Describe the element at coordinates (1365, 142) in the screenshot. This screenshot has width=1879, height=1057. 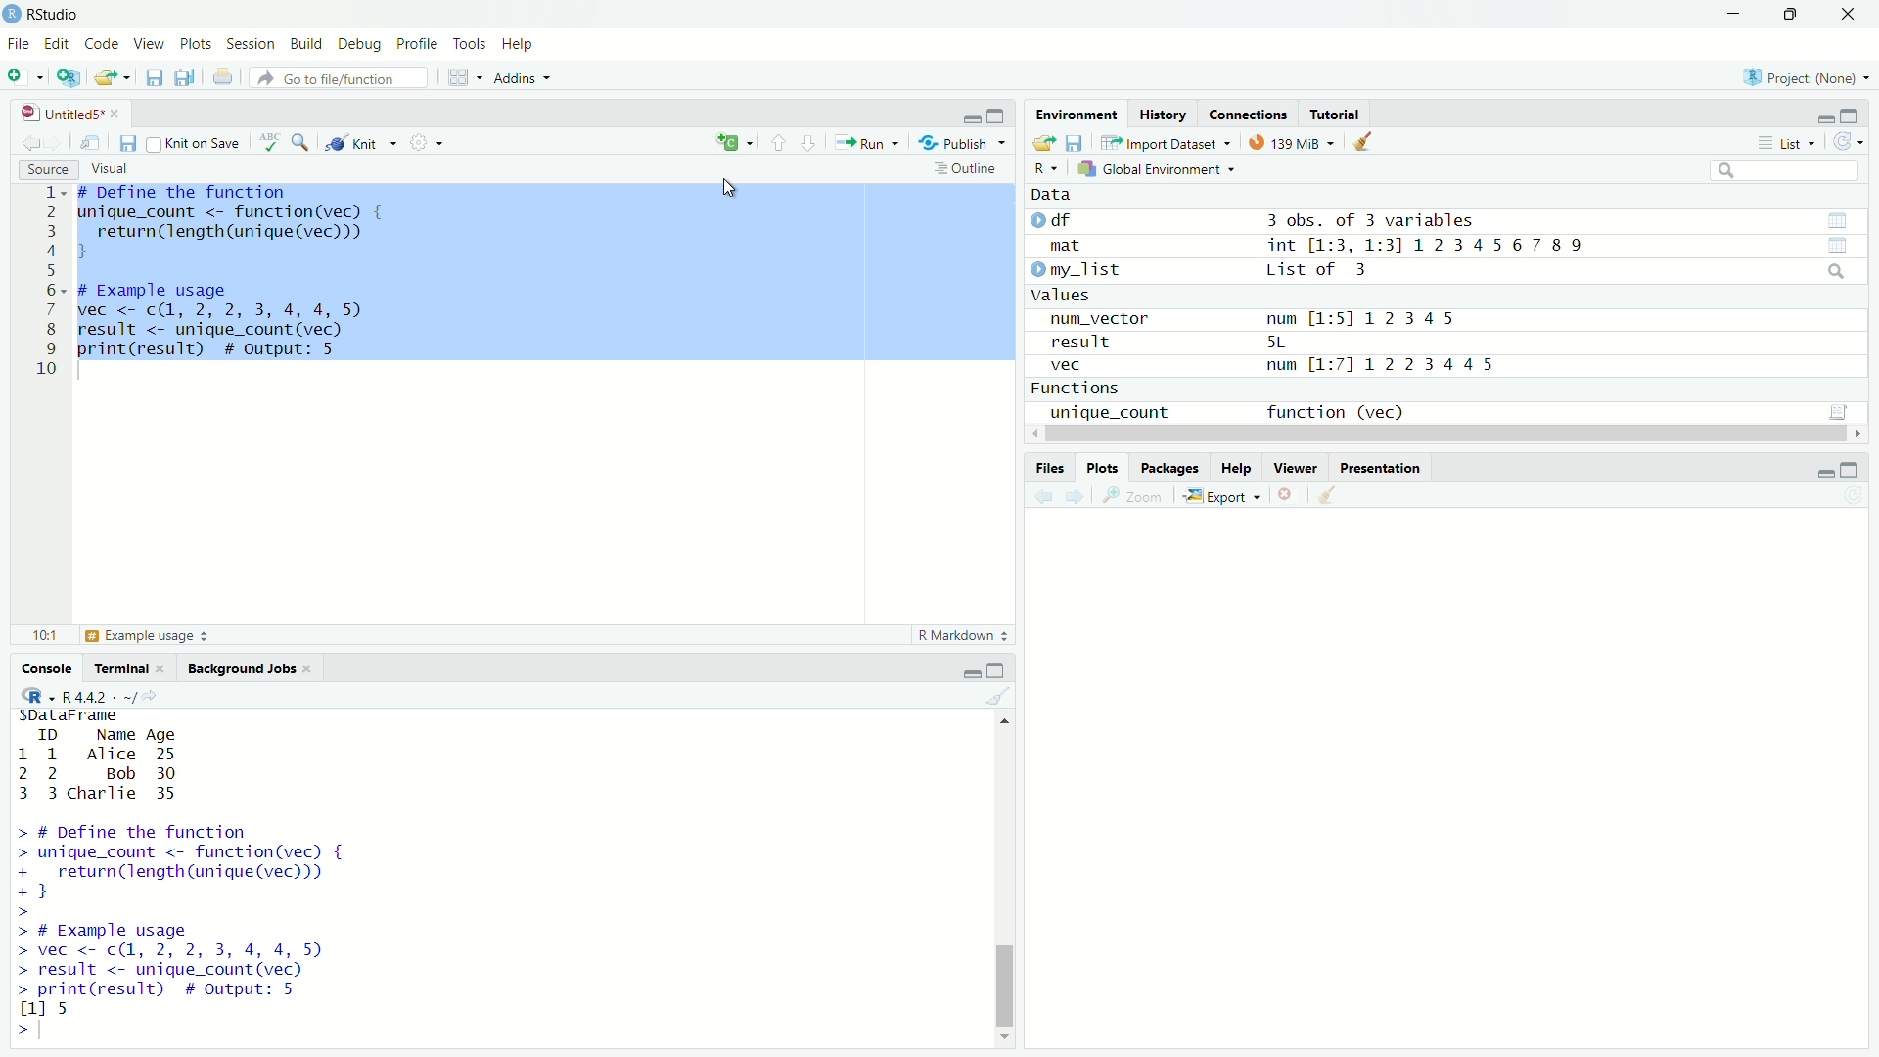
I see `clear data` at that location.